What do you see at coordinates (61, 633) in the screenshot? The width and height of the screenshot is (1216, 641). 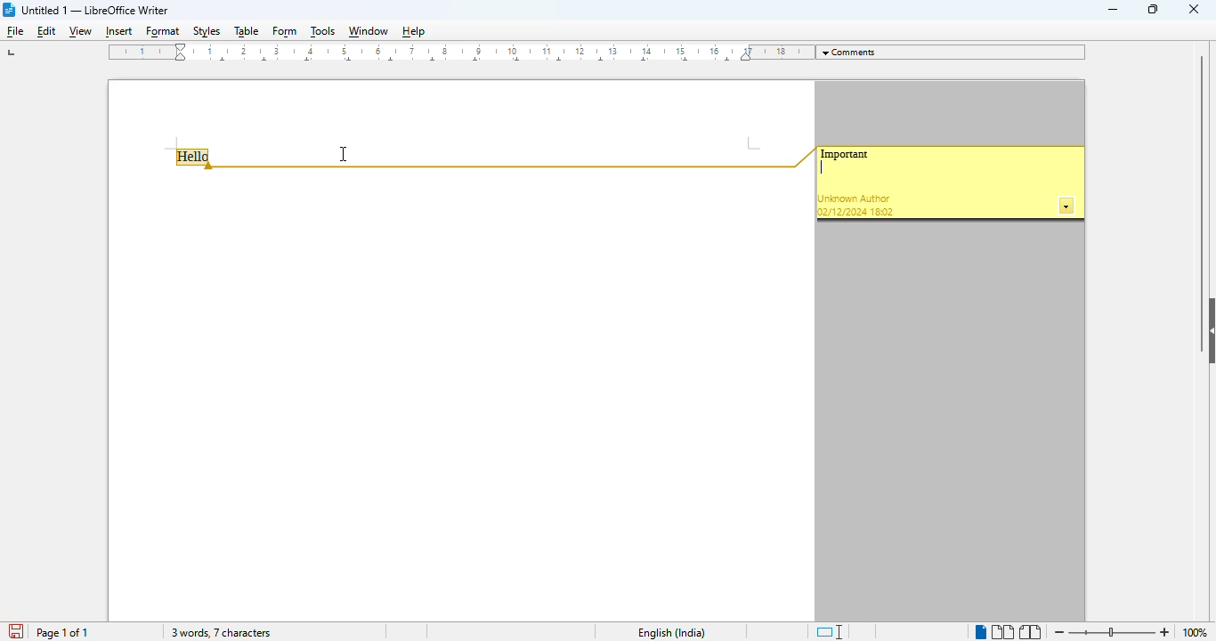 I see `page 1 of 1` at bounding box center [61, 633].